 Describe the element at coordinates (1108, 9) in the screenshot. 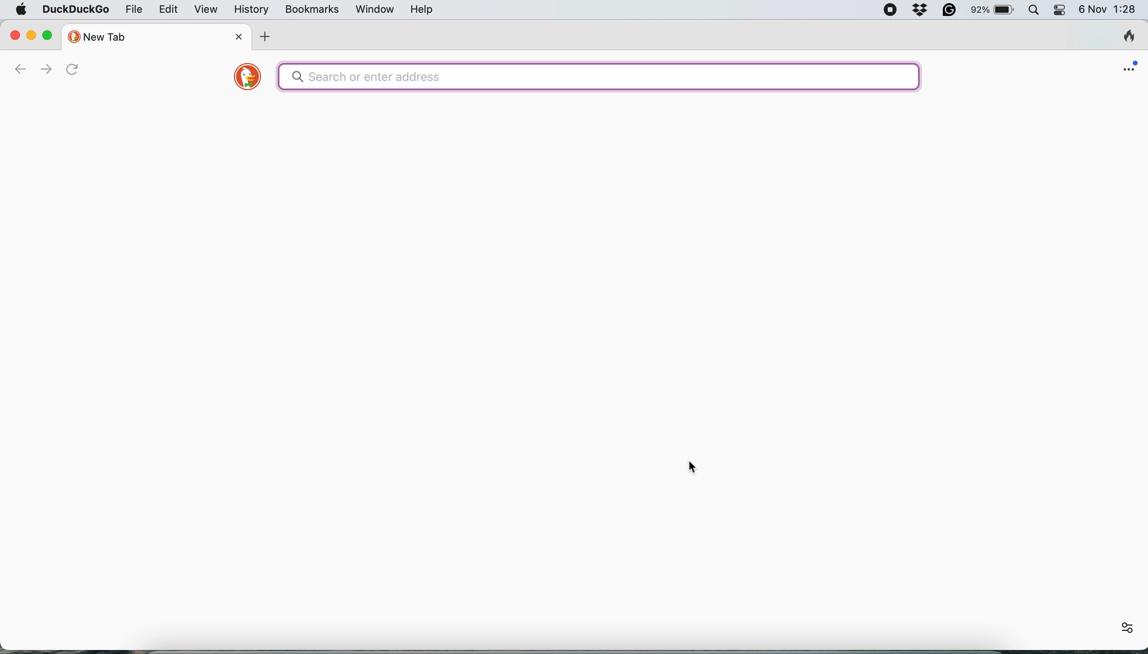

I see `6 Nov 1:28` at that location.